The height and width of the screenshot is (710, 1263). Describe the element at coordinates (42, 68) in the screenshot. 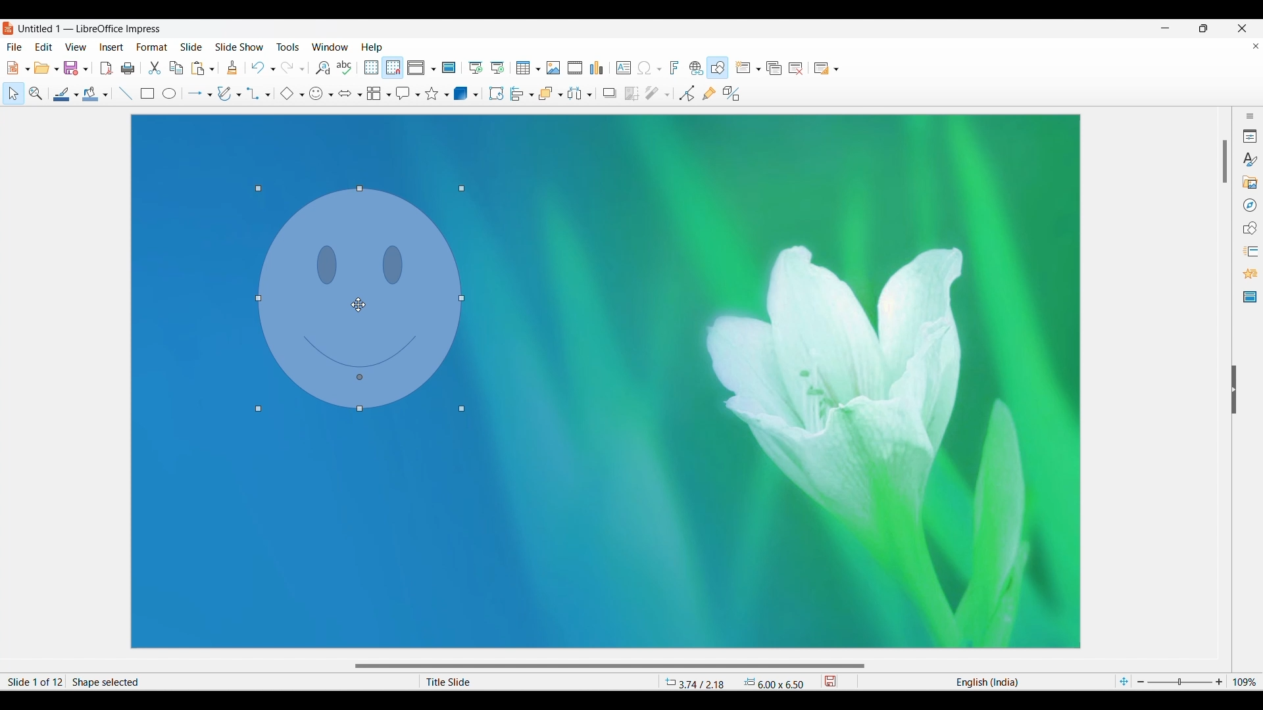

I see `Open` at that location.